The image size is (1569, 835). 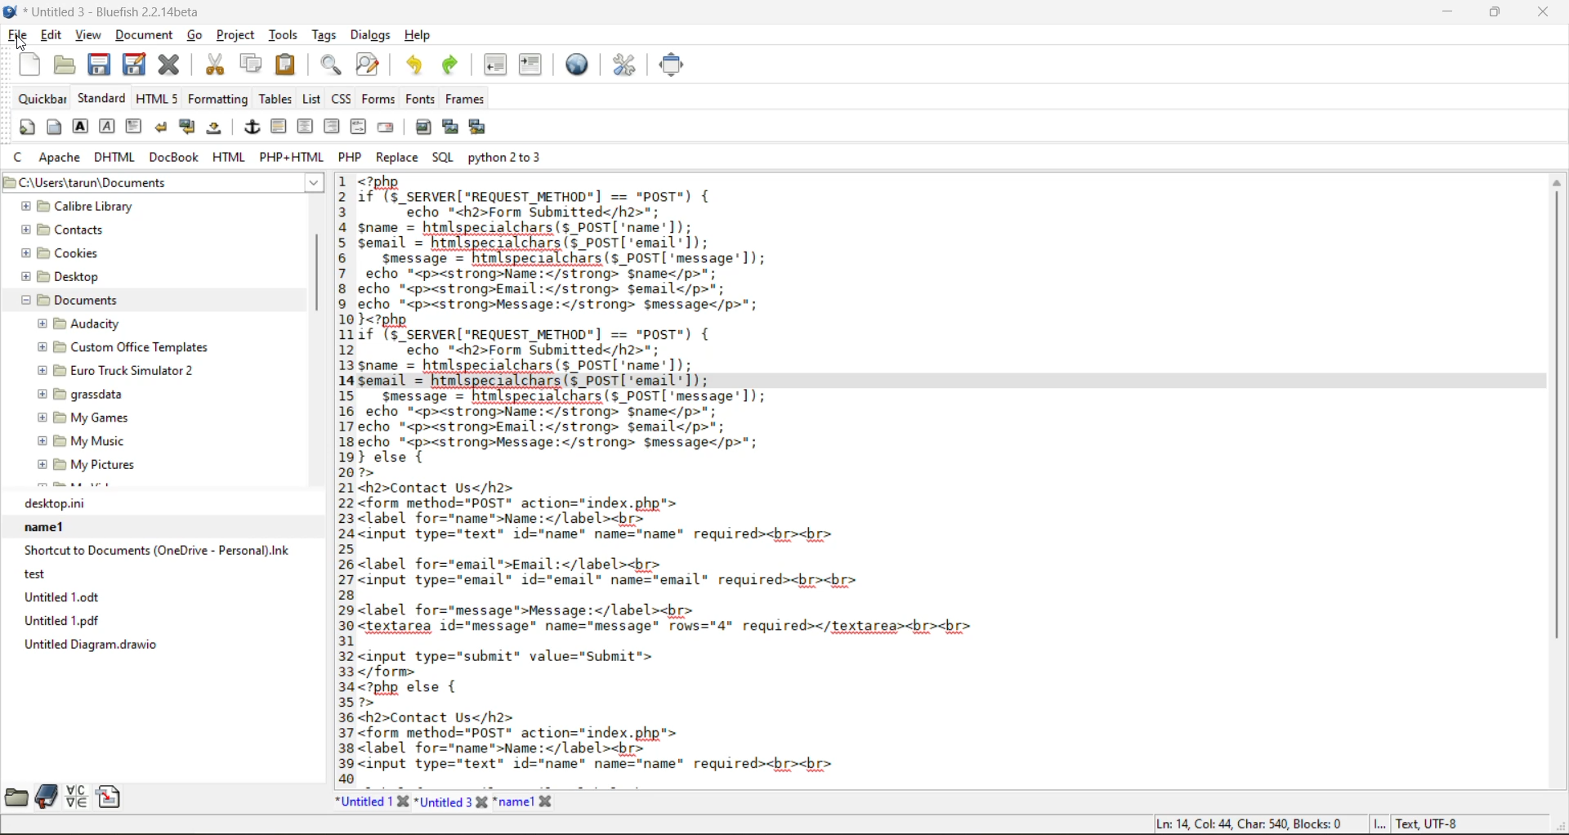 What do you see at coordinates (107, 127) in the screenshot?
I see `emphasis` at bounding box center [107, 127].